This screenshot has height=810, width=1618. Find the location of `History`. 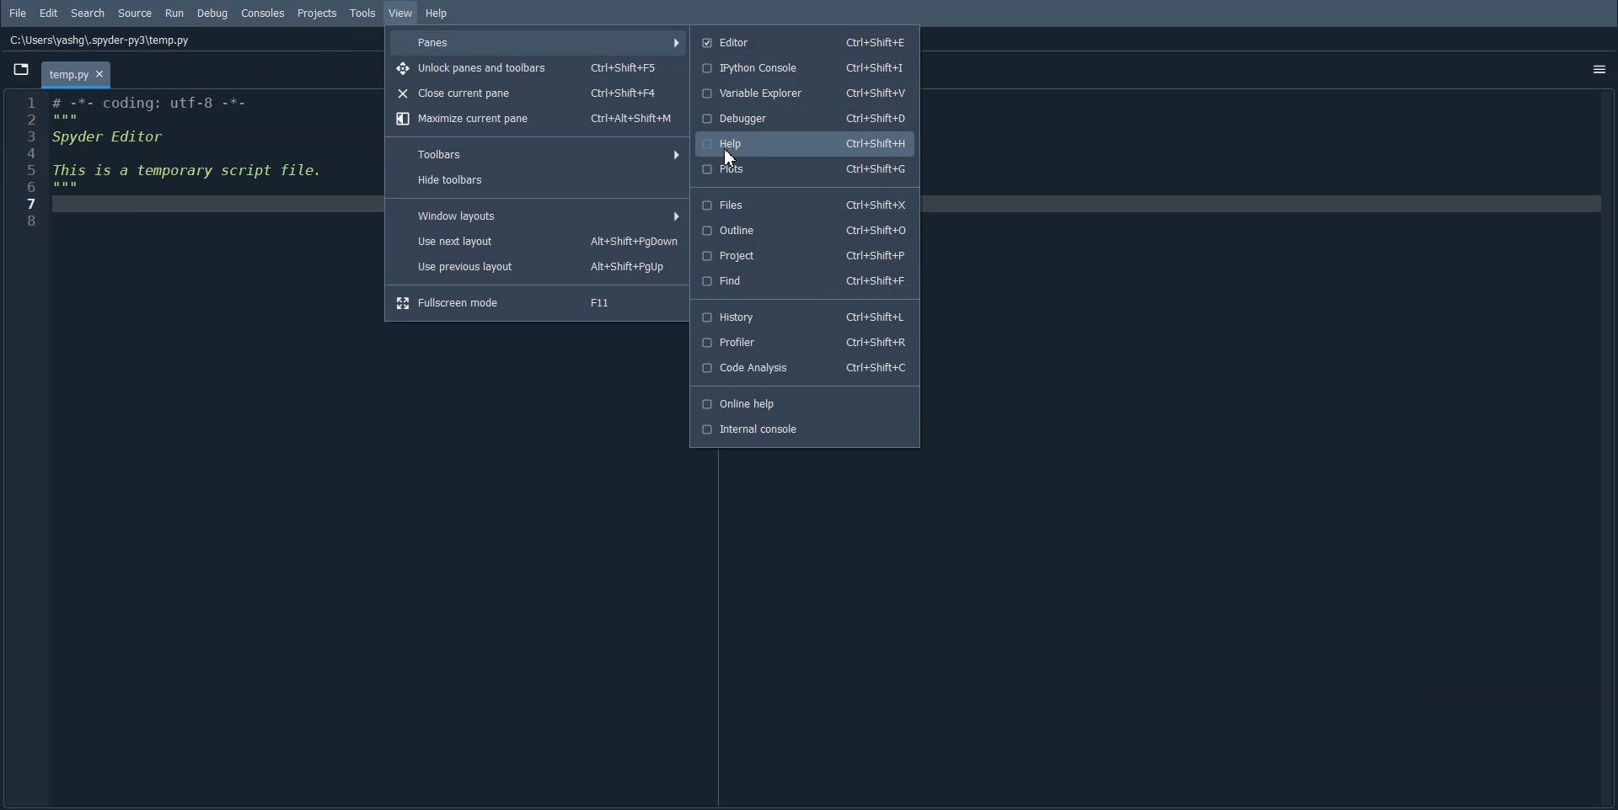

History is located at coordinates (806, 317).